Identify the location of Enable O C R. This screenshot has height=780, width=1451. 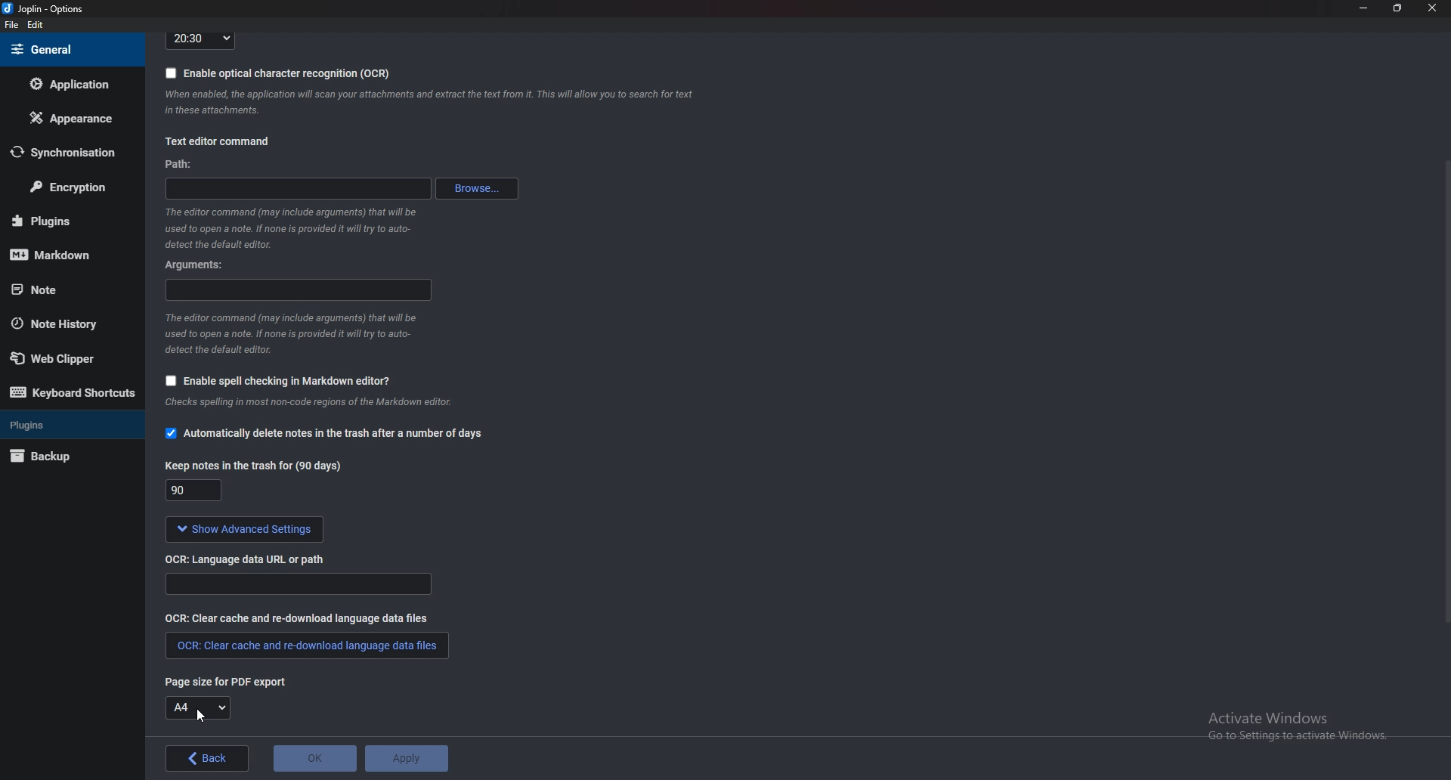
(278, 73).